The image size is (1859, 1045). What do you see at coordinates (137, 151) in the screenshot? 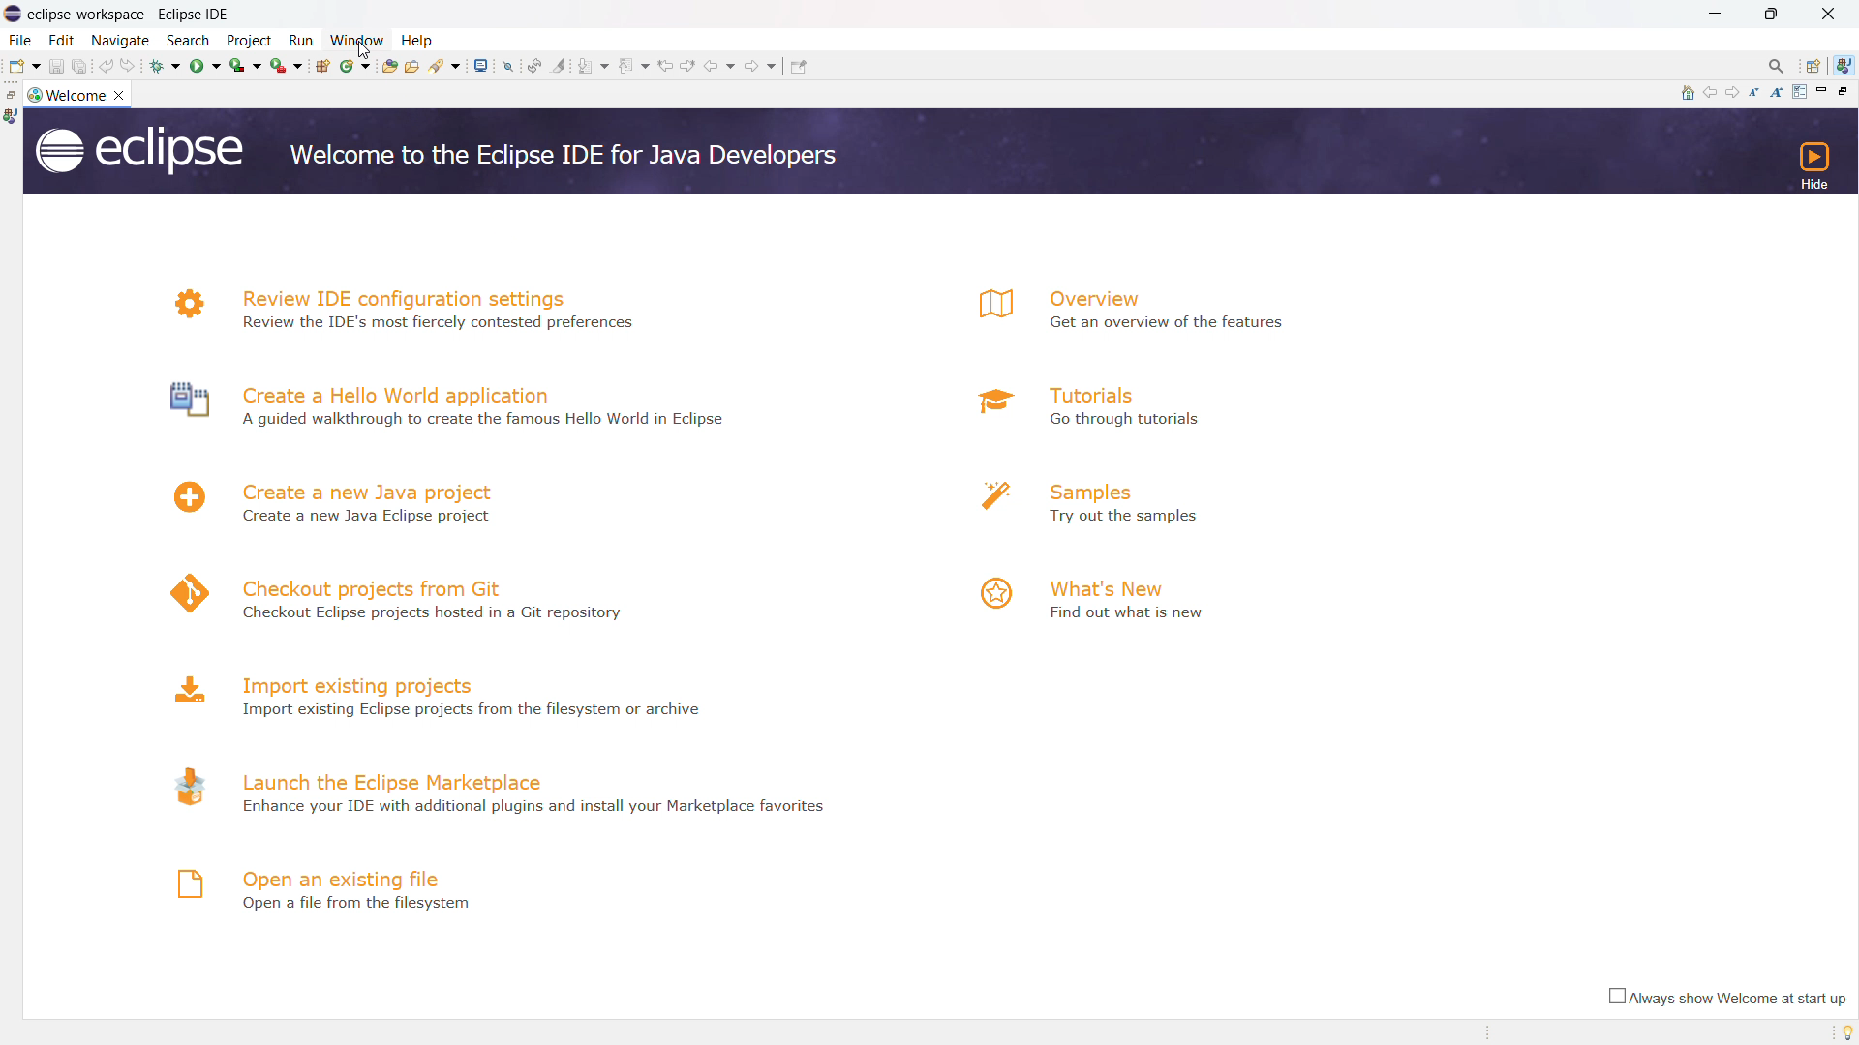
I see `logo` at bounding box center [137, 151].